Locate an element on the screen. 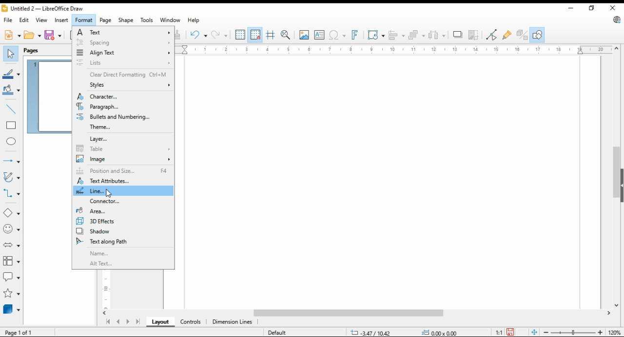 The width and height of the screenshot is (624, 337). 3D objects is located at coordinates (12, 309).